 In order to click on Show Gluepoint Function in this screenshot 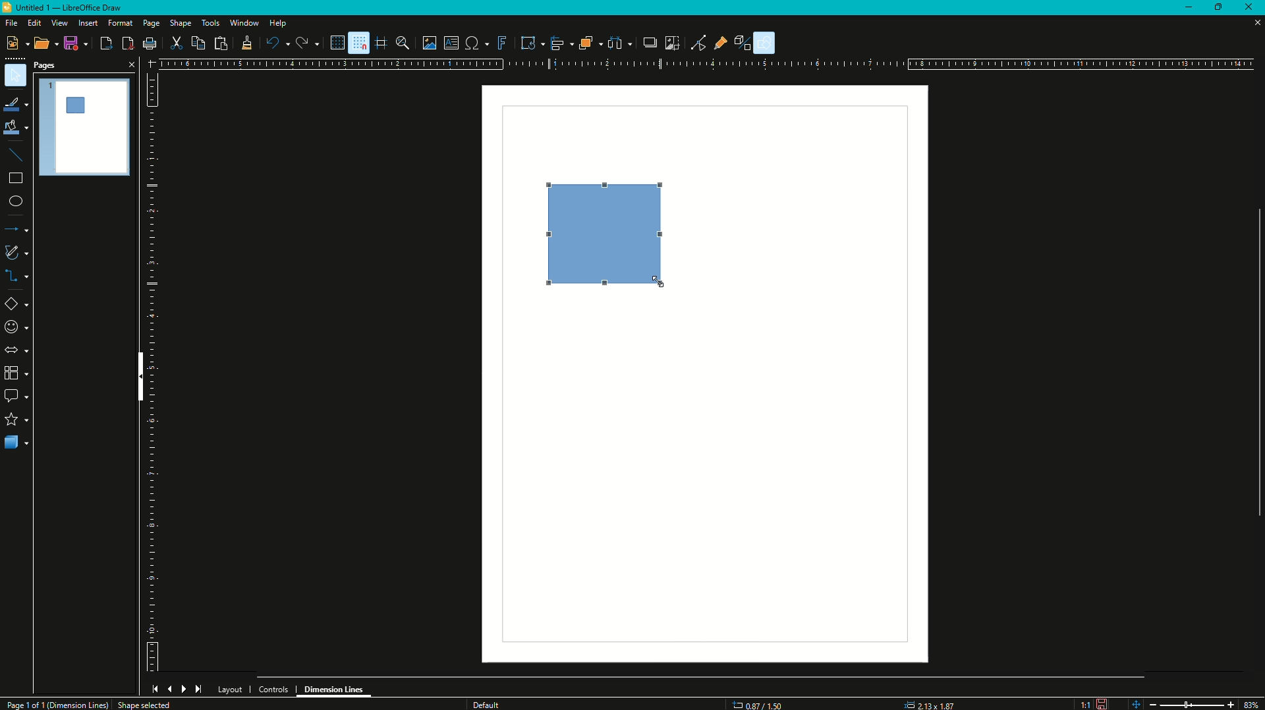, I will do `click(724, 43)`.